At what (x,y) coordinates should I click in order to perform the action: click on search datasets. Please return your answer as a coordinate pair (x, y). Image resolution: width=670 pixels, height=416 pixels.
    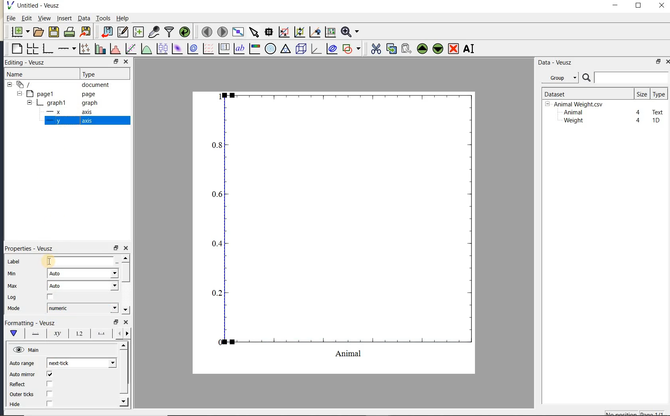
    Looking at the image, I should click on (625, 78).